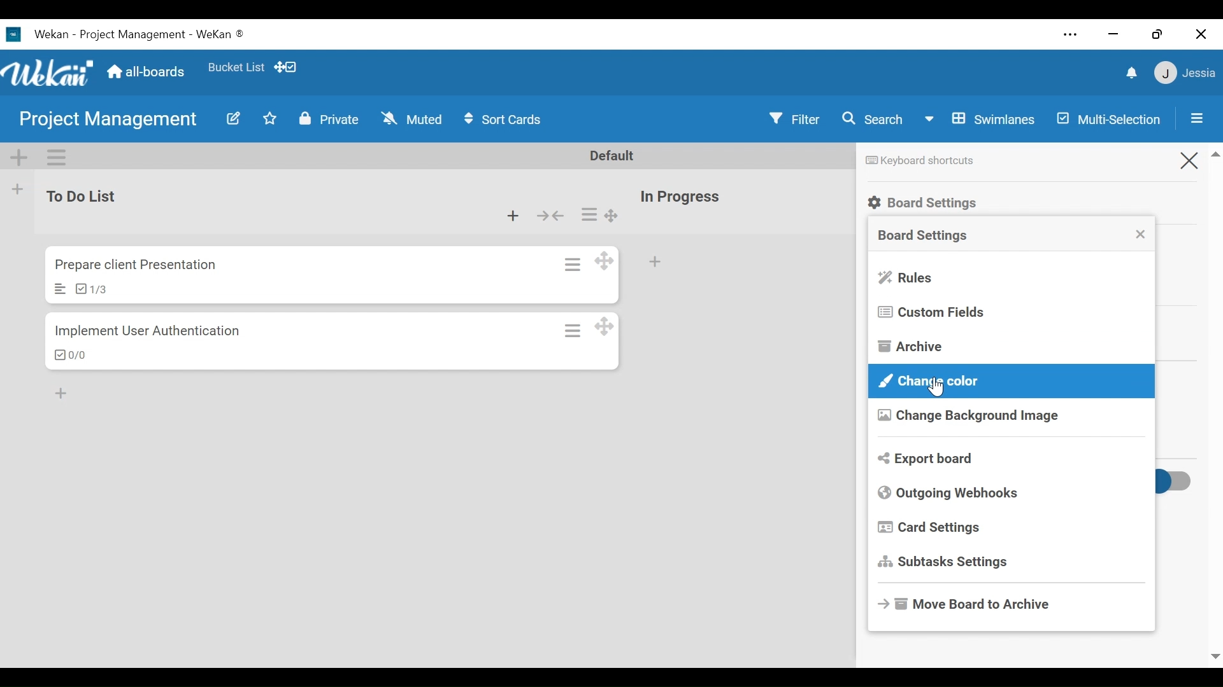 This screenshot has width=1223, height=687. Describe the element at coordinates (794, 119) in the screenshot. I see `Filter` at that location.